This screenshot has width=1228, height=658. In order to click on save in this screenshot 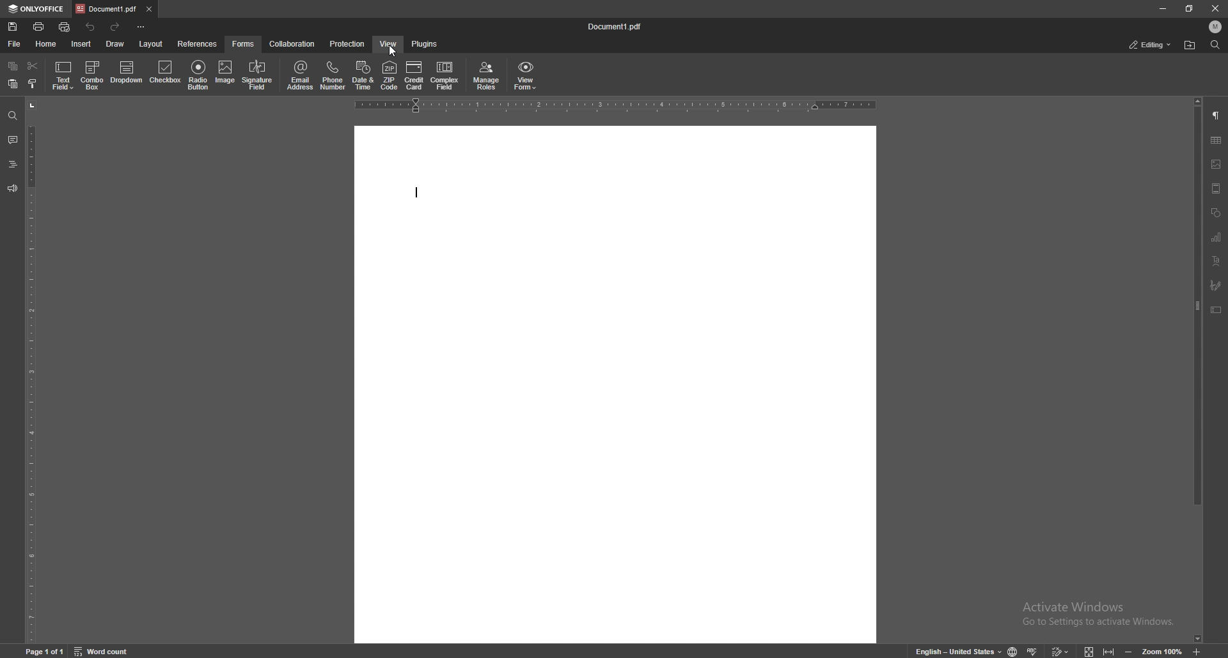, I will do `click(13, 27)`.